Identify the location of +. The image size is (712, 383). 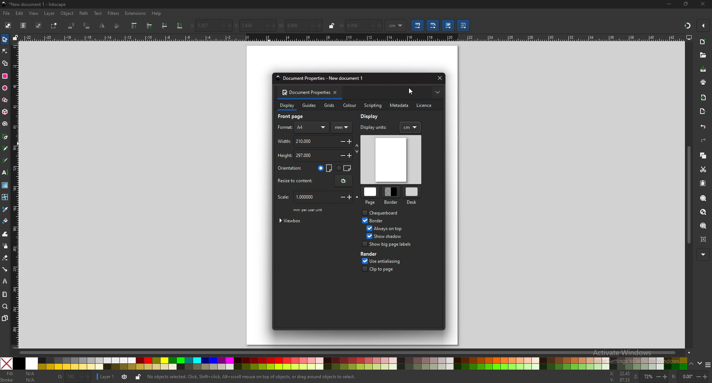
(272, 26).